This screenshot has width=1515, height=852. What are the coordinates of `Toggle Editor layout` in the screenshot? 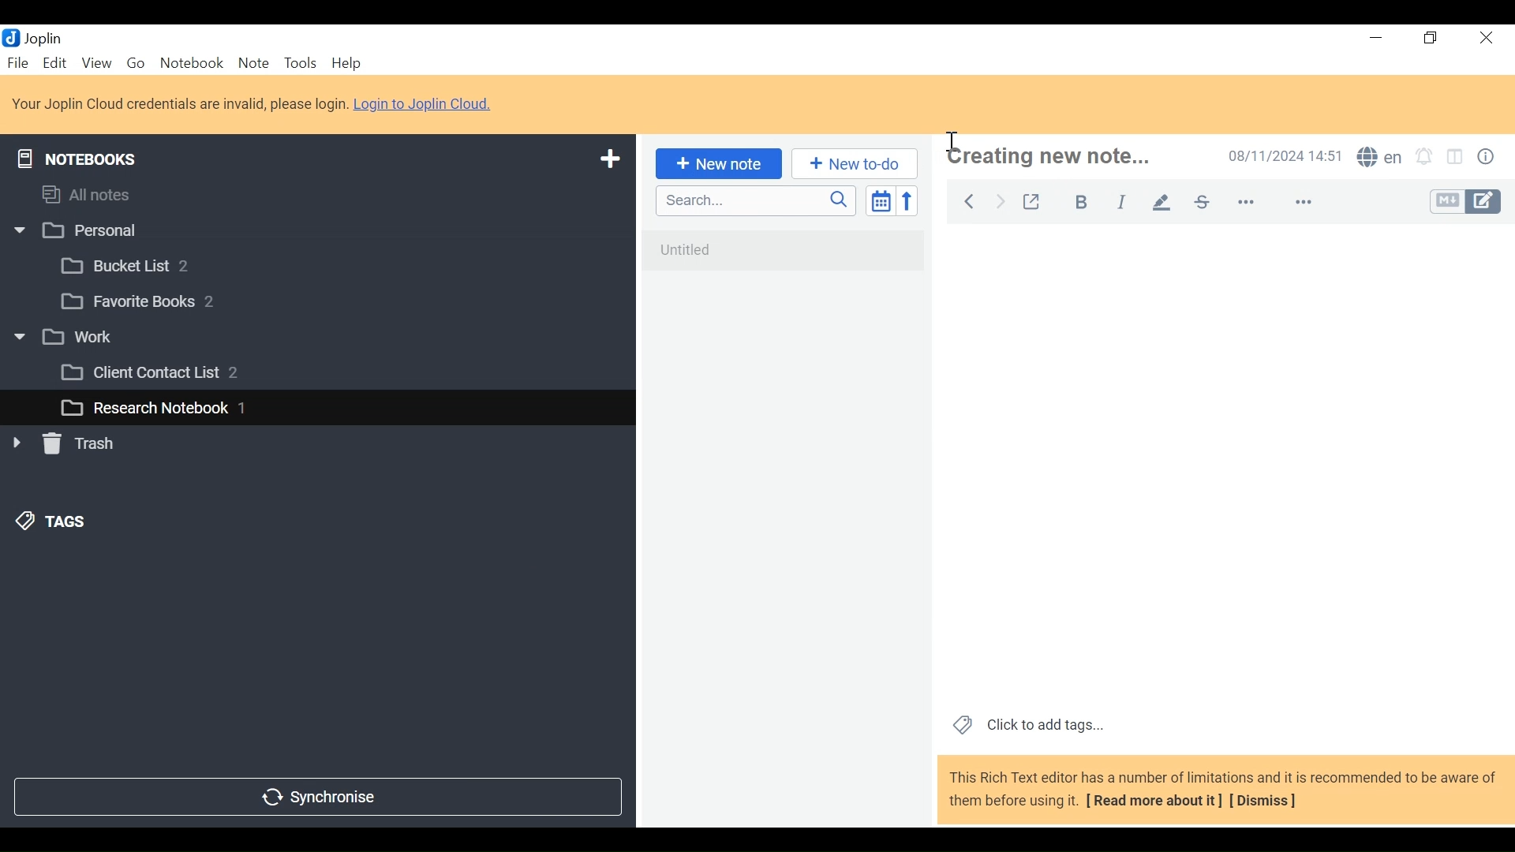 It's located at (1456, 159).